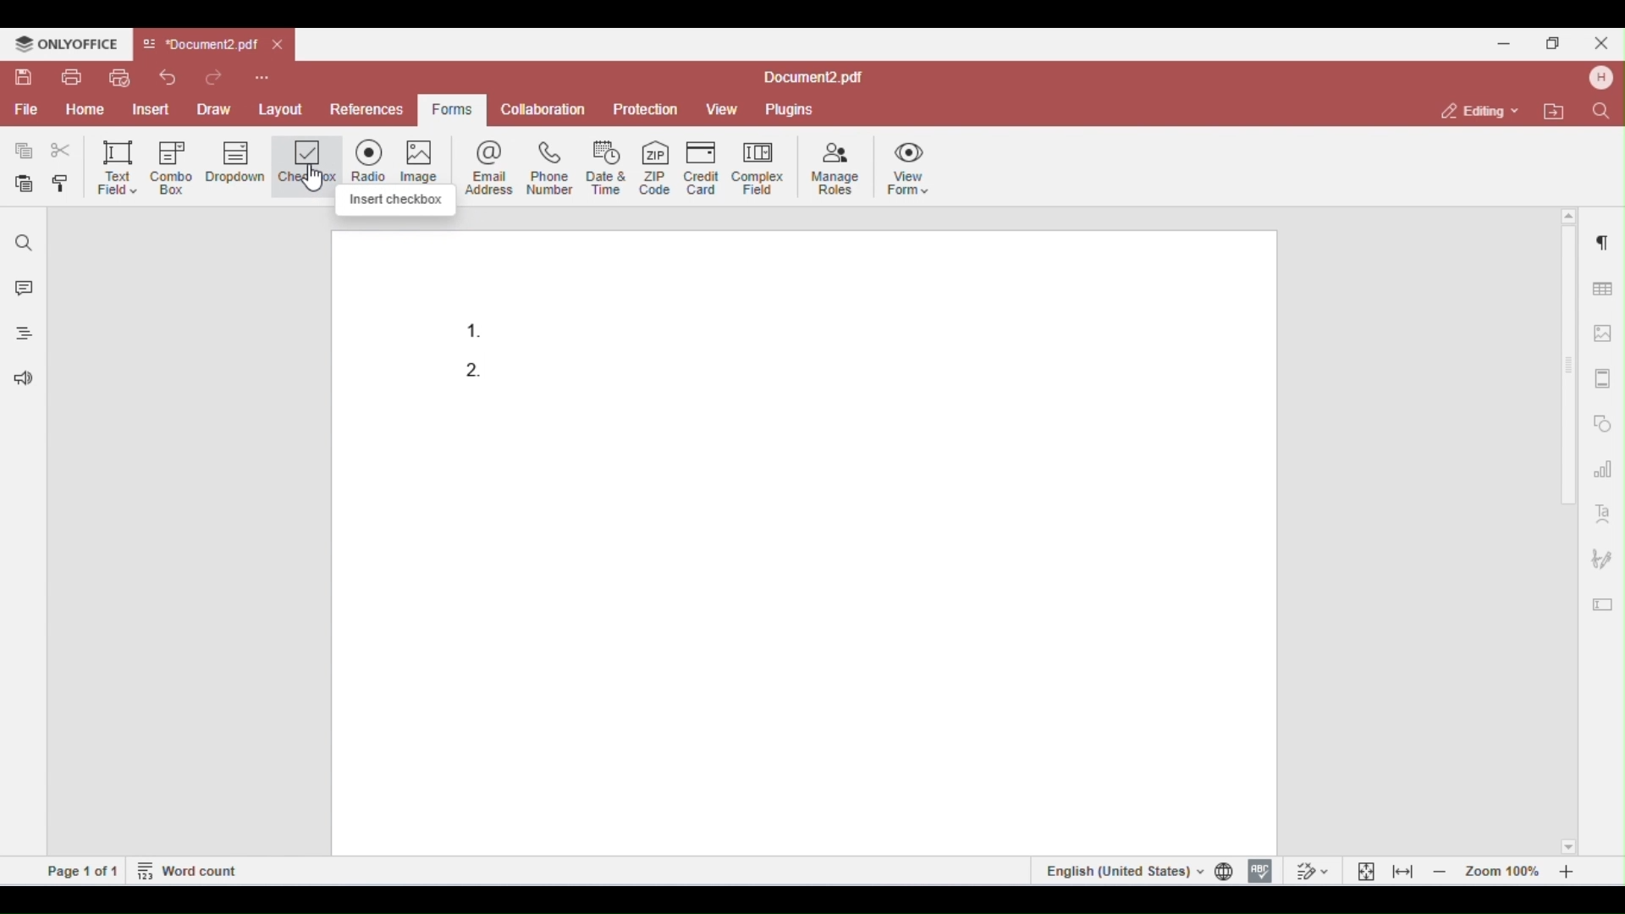 Image resolution: width=1625 pixels, height=914 pixels. What do you see at coordinates (281, 107) in the screenshot?
I see `layout` at bounding box center [281, 107].